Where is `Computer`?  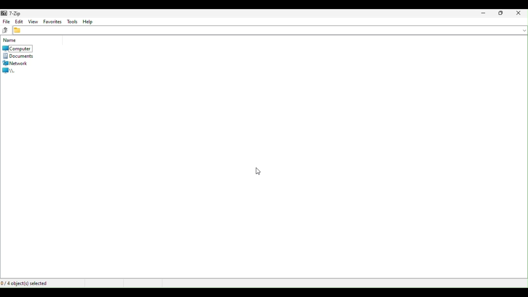
Computer is located at coordinates (16, 48).